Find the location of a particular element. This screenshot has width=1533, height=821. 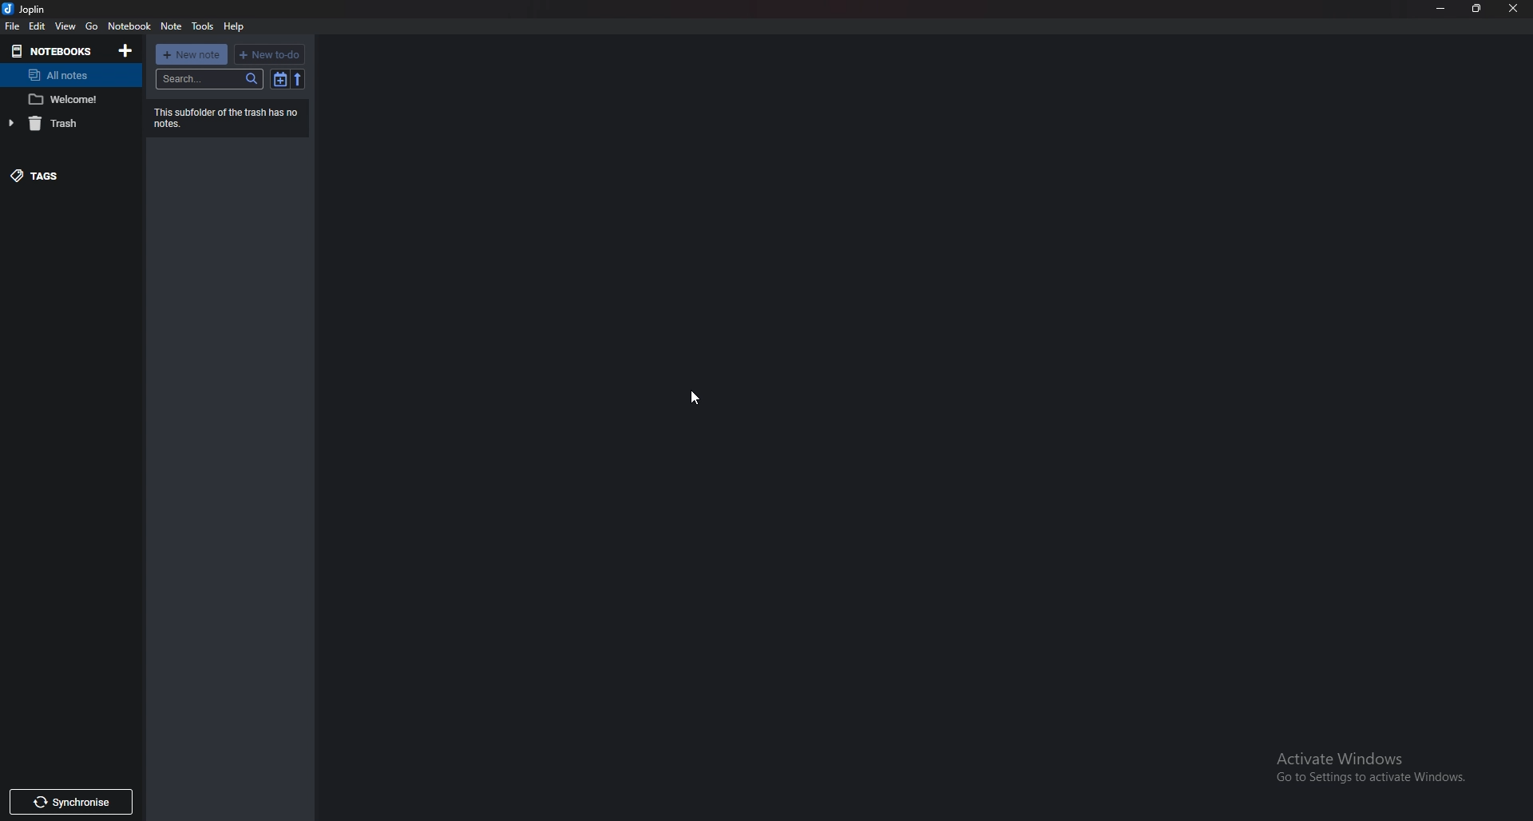

close is located at coordinates (1515, 9).